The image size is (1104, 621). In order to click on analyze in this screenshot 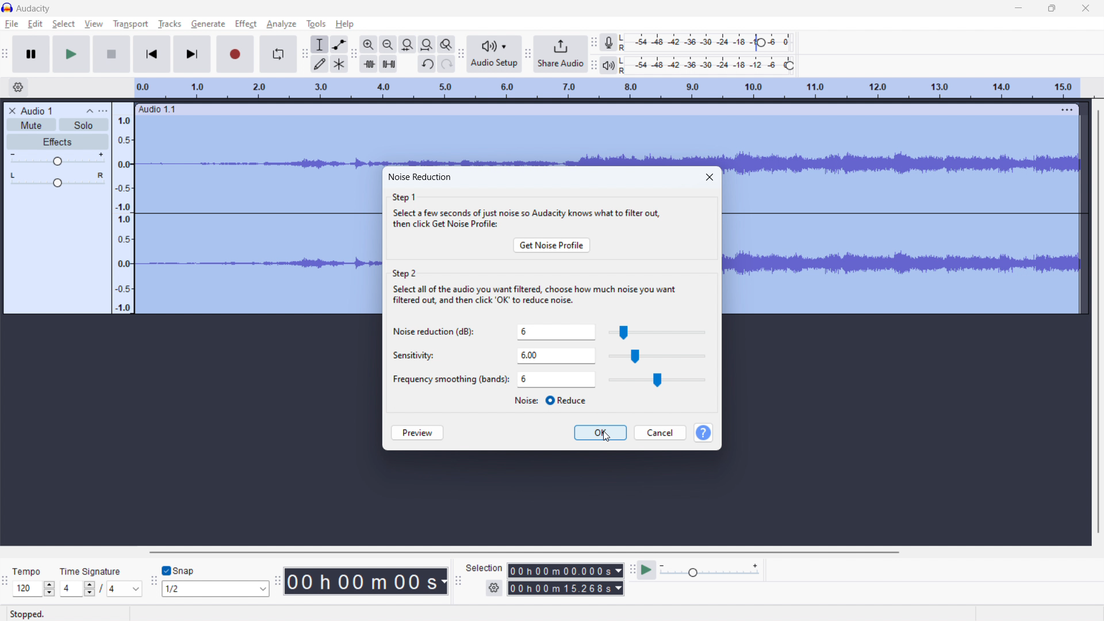, I will do `click(282, 24)`.